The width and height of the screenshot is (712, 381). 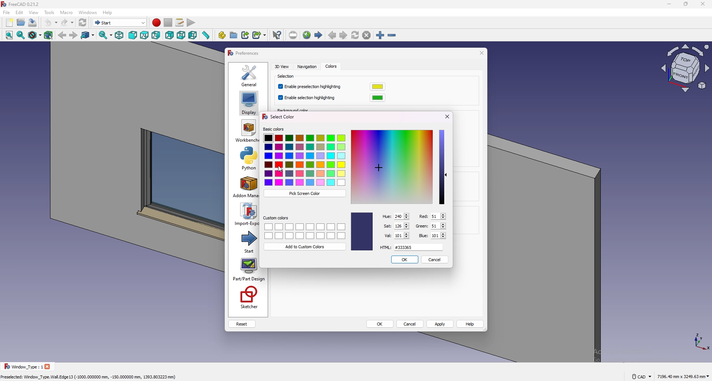 What do you see at coordinates (120, 23) in the screenshot?
I see `switch between workbenches` at bounding box center [120, 23].